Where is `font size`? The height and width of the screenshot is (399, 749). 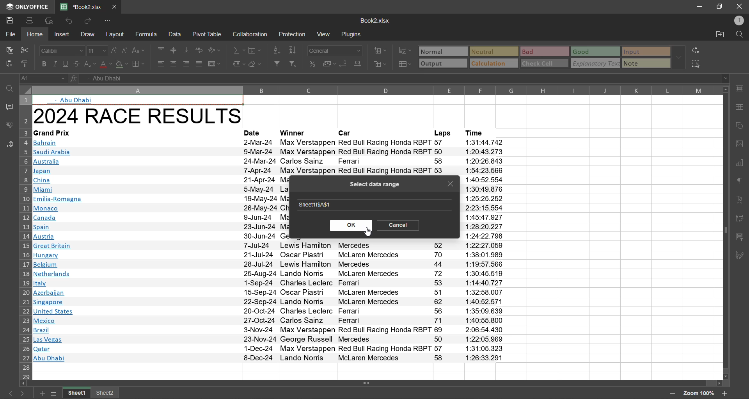
font size is located at coordinates (98, 50).